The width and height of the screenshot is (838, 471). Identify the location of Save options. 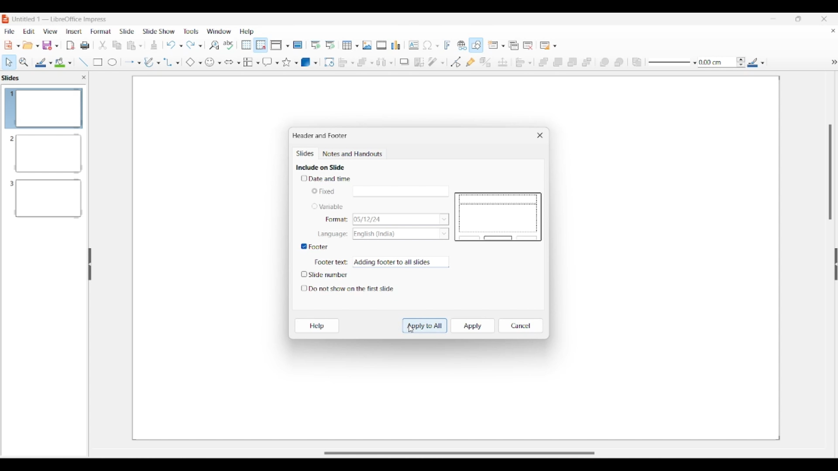
(51, 45).